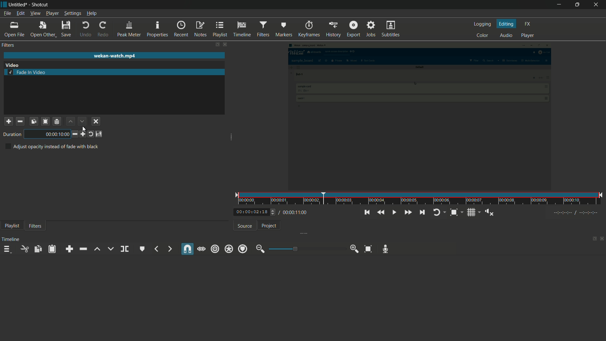 This screenshot has width=606, height=341. I want to click on ripple all tracks, so click(229, 249).